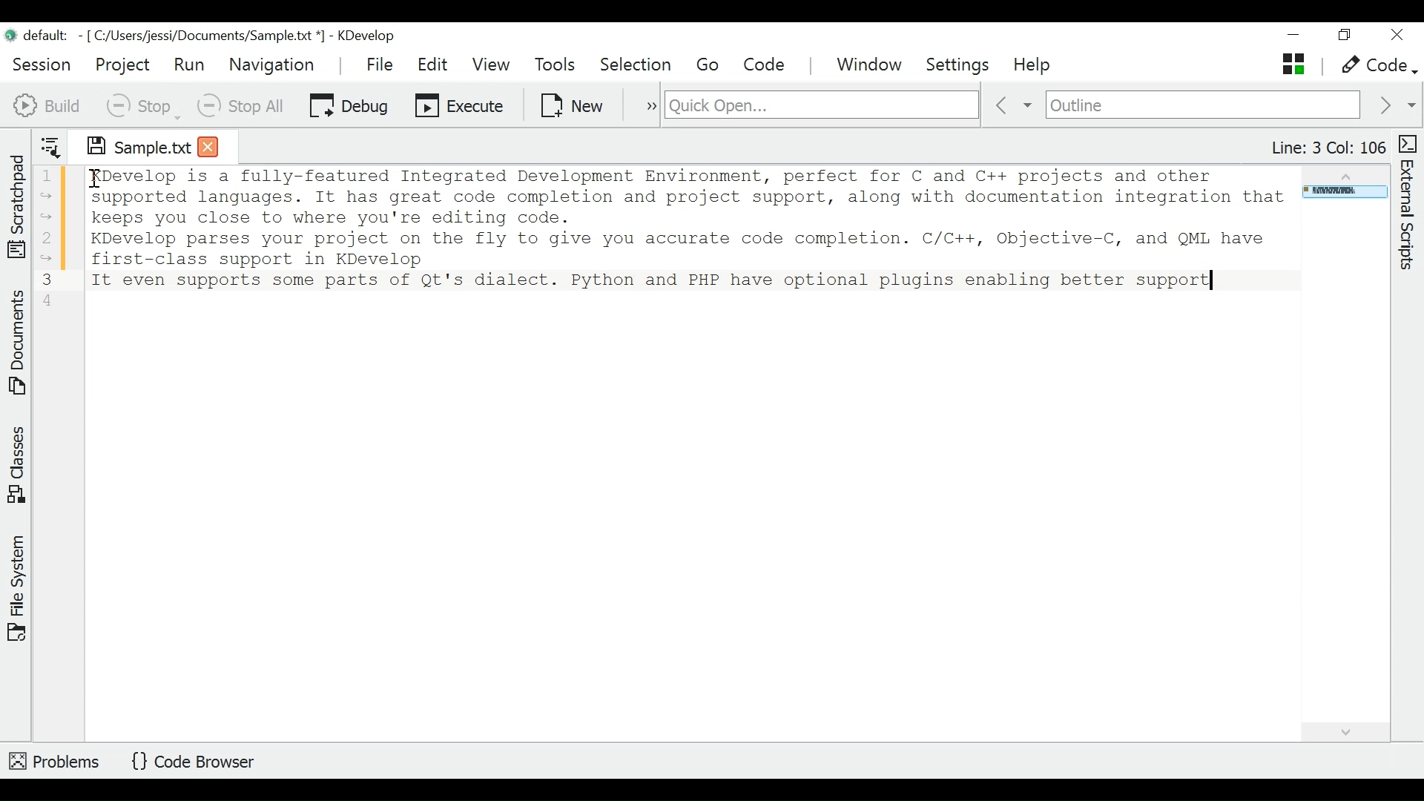 The height and width of the screenshot is (801, 1424). Describe the element at coordinates (208, 145) in the screenshot. I see `Close tab` at that location.